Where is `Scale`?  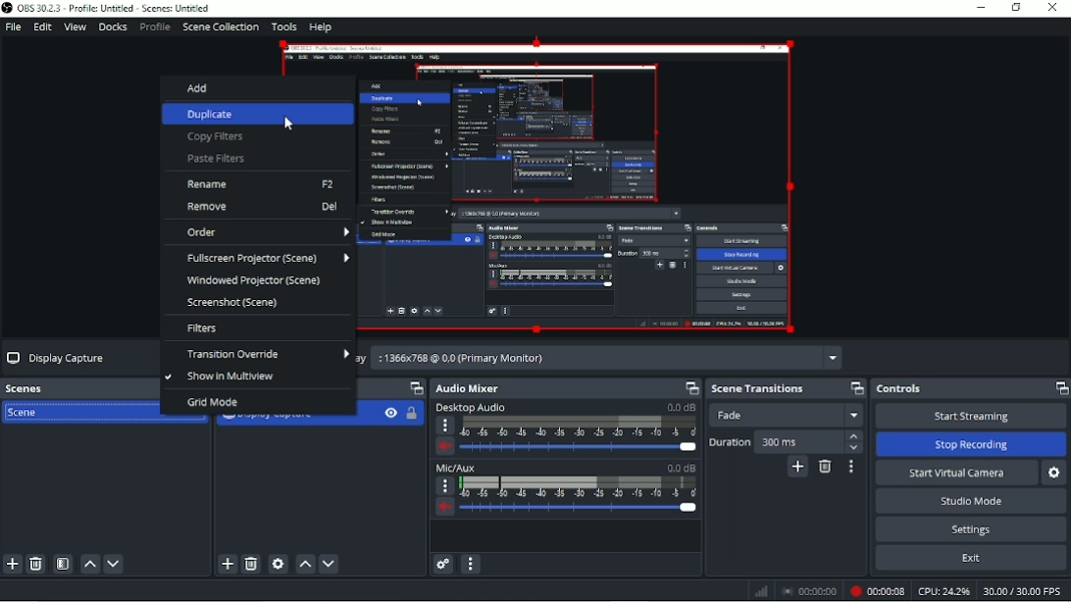
Scale is located at coordinates (578, 487).